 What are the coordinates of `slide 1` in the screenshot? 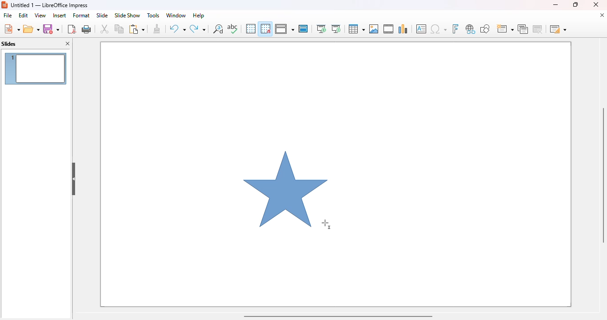 It's located at (36, 68).